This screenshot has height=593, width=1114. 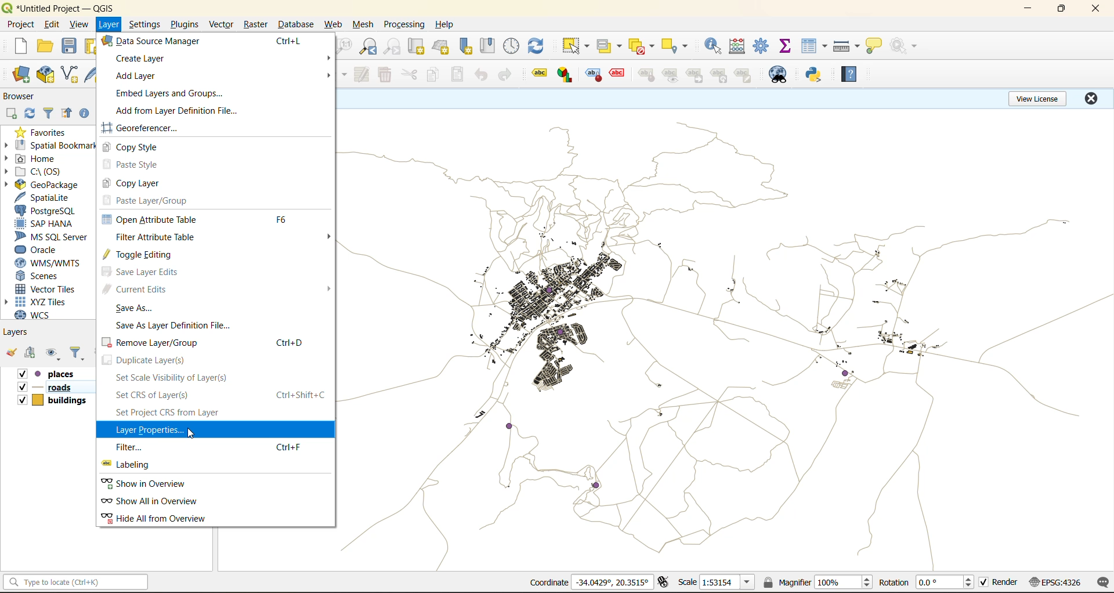 What do you see at coordinates (54, 146) in the screenshot?
I see `spatial bookmarks` at bounding box center [54, 146].